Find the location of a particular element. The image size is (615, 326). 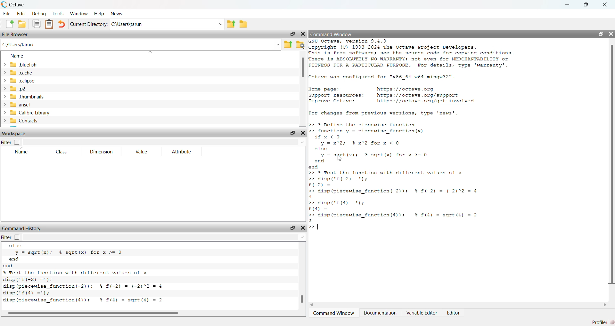

Name is located at coordinates (17, 57).